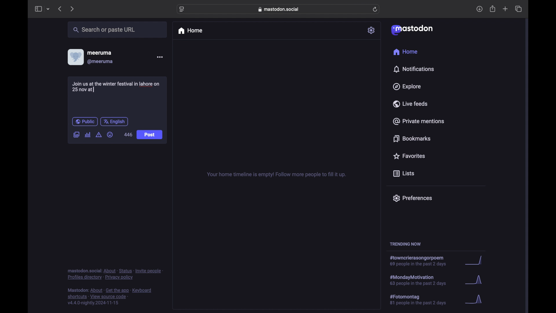  I want to click on @meeruma, so click(100, 62).